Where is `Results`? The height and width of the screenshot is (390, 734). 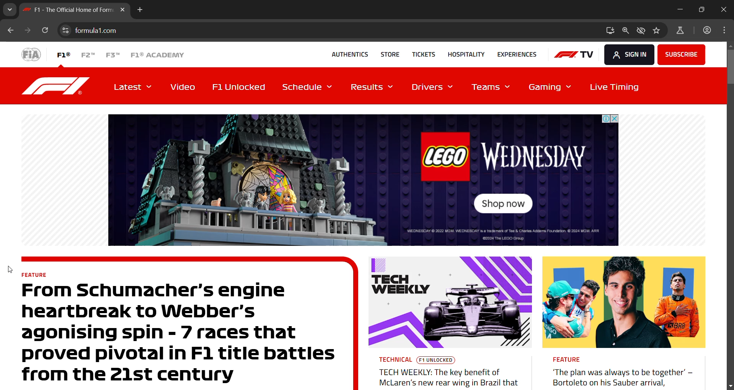
Results is located at coordinates (373, 88).